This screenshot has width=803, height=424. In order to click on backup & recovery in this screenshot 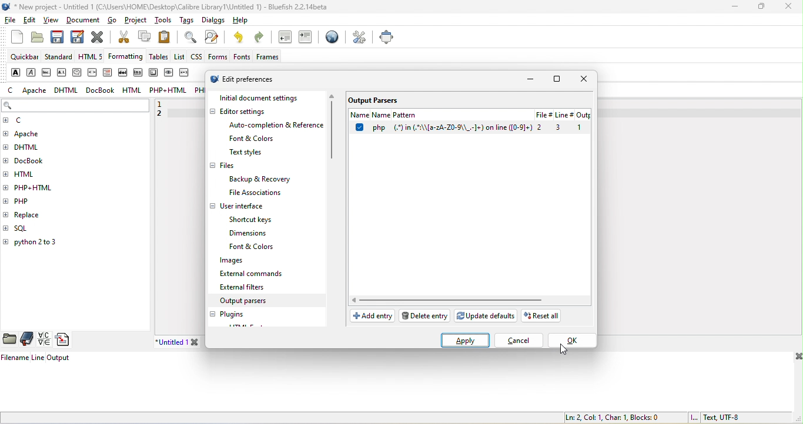, I will do `click(263, 179)`.